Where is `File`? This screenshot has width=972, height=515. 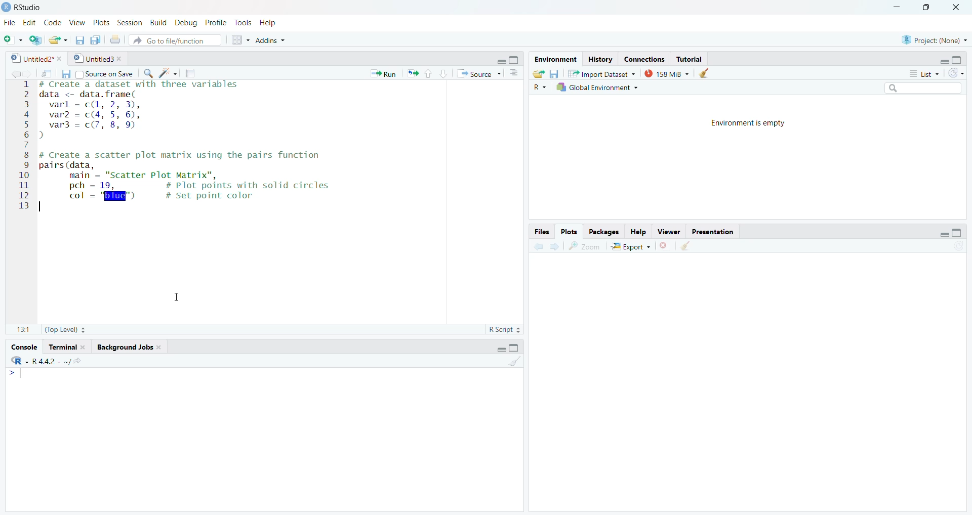 File is located at coordinates (10, 21).